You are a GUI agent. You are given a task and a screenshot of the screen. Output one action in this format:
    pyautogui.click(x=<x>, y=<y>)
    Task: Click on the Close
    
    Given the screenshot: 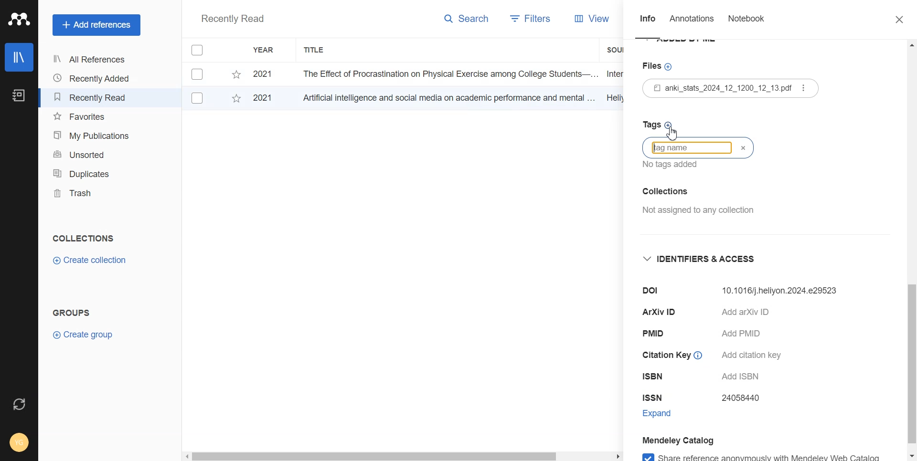 What is the action you would take?
    pyautogui.click(x=740, y=146)
    